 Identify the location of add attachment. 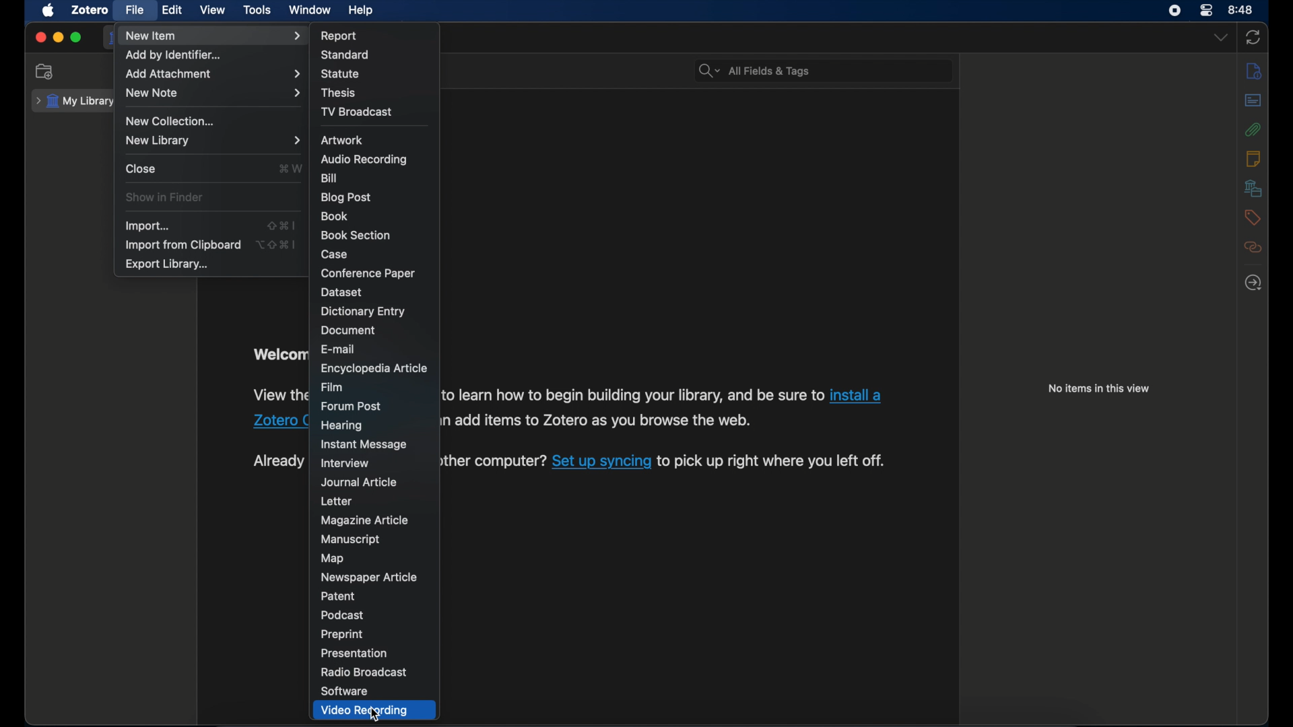
(213, 75).